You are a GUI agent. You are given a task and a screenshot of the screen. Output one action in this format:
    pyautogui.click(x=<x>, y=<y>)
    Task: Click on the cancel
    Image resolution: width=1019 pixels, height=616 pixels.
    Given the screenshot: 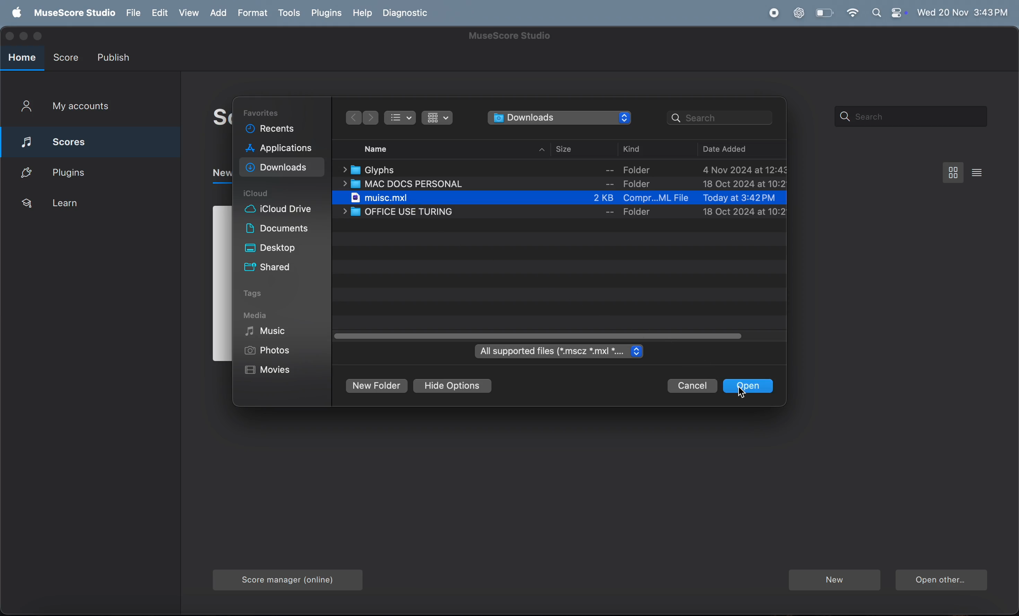 What is the action you would take?
    pyautogui.click(x=693, y=385)
    